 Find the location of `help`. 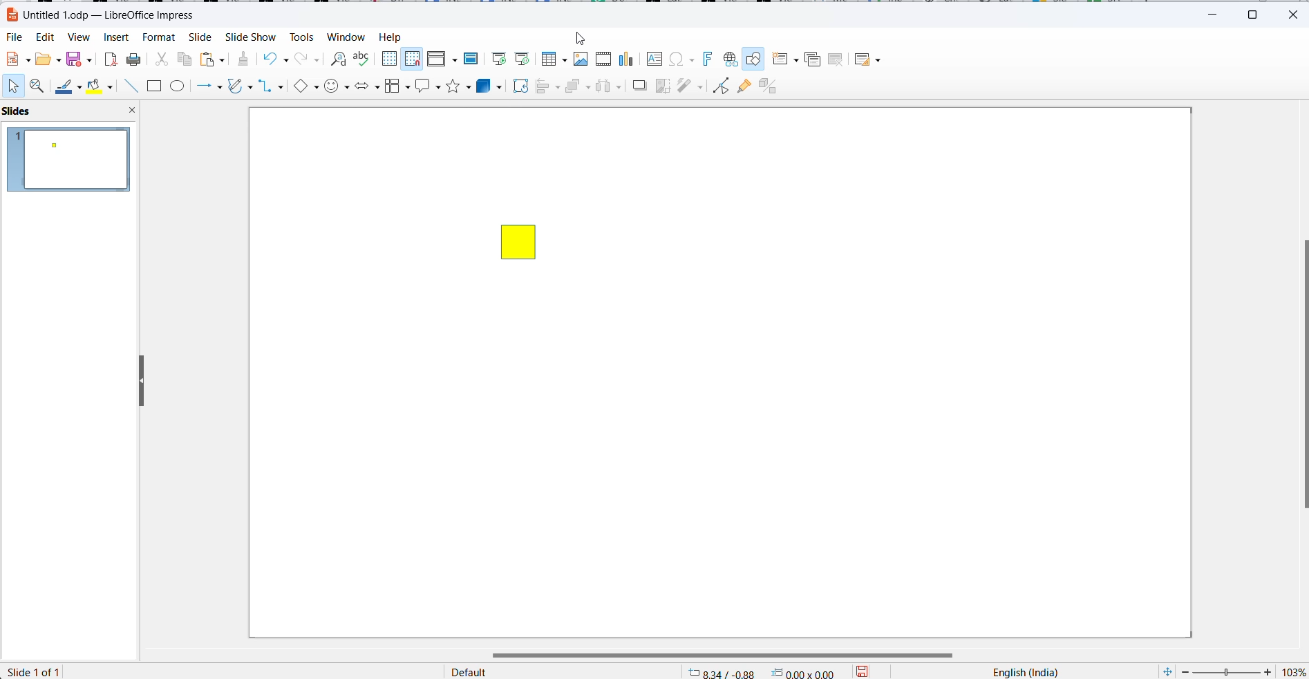

help is located at coordinates (390, 37).